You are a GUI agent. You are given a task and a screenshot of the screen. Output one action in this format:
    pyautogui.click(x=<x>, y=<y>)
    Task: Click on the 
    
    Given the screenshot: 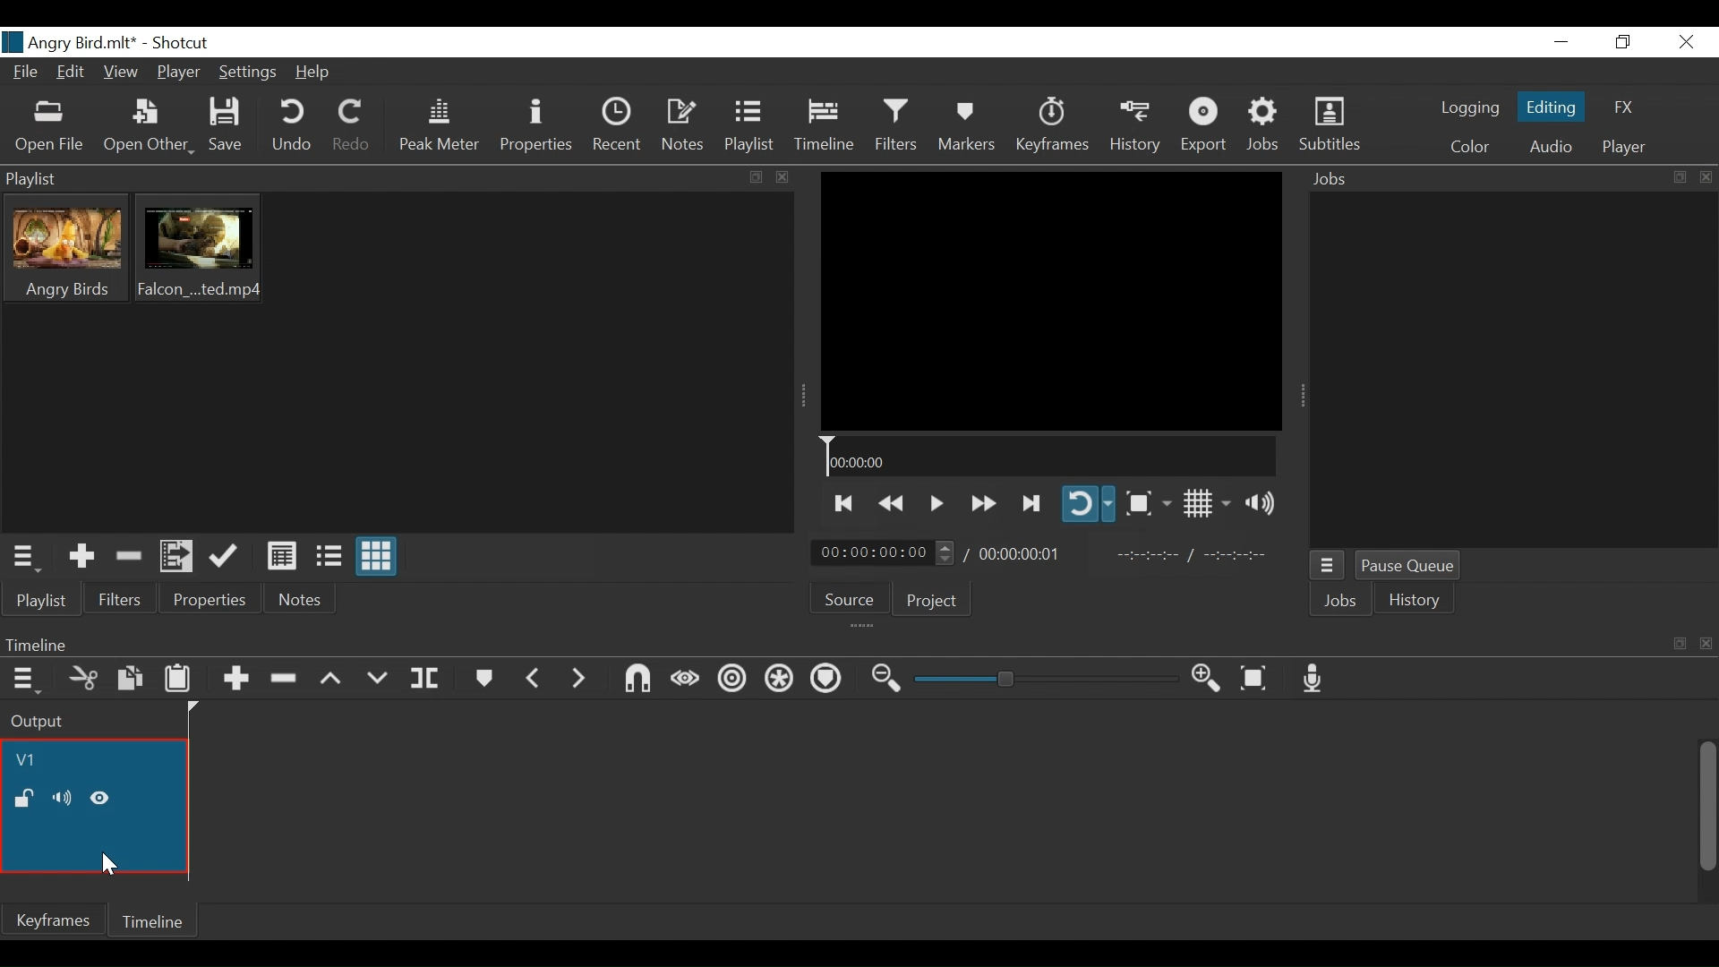 What is the action you would take?
    pyautogui.click(x=1621, y=148)
    